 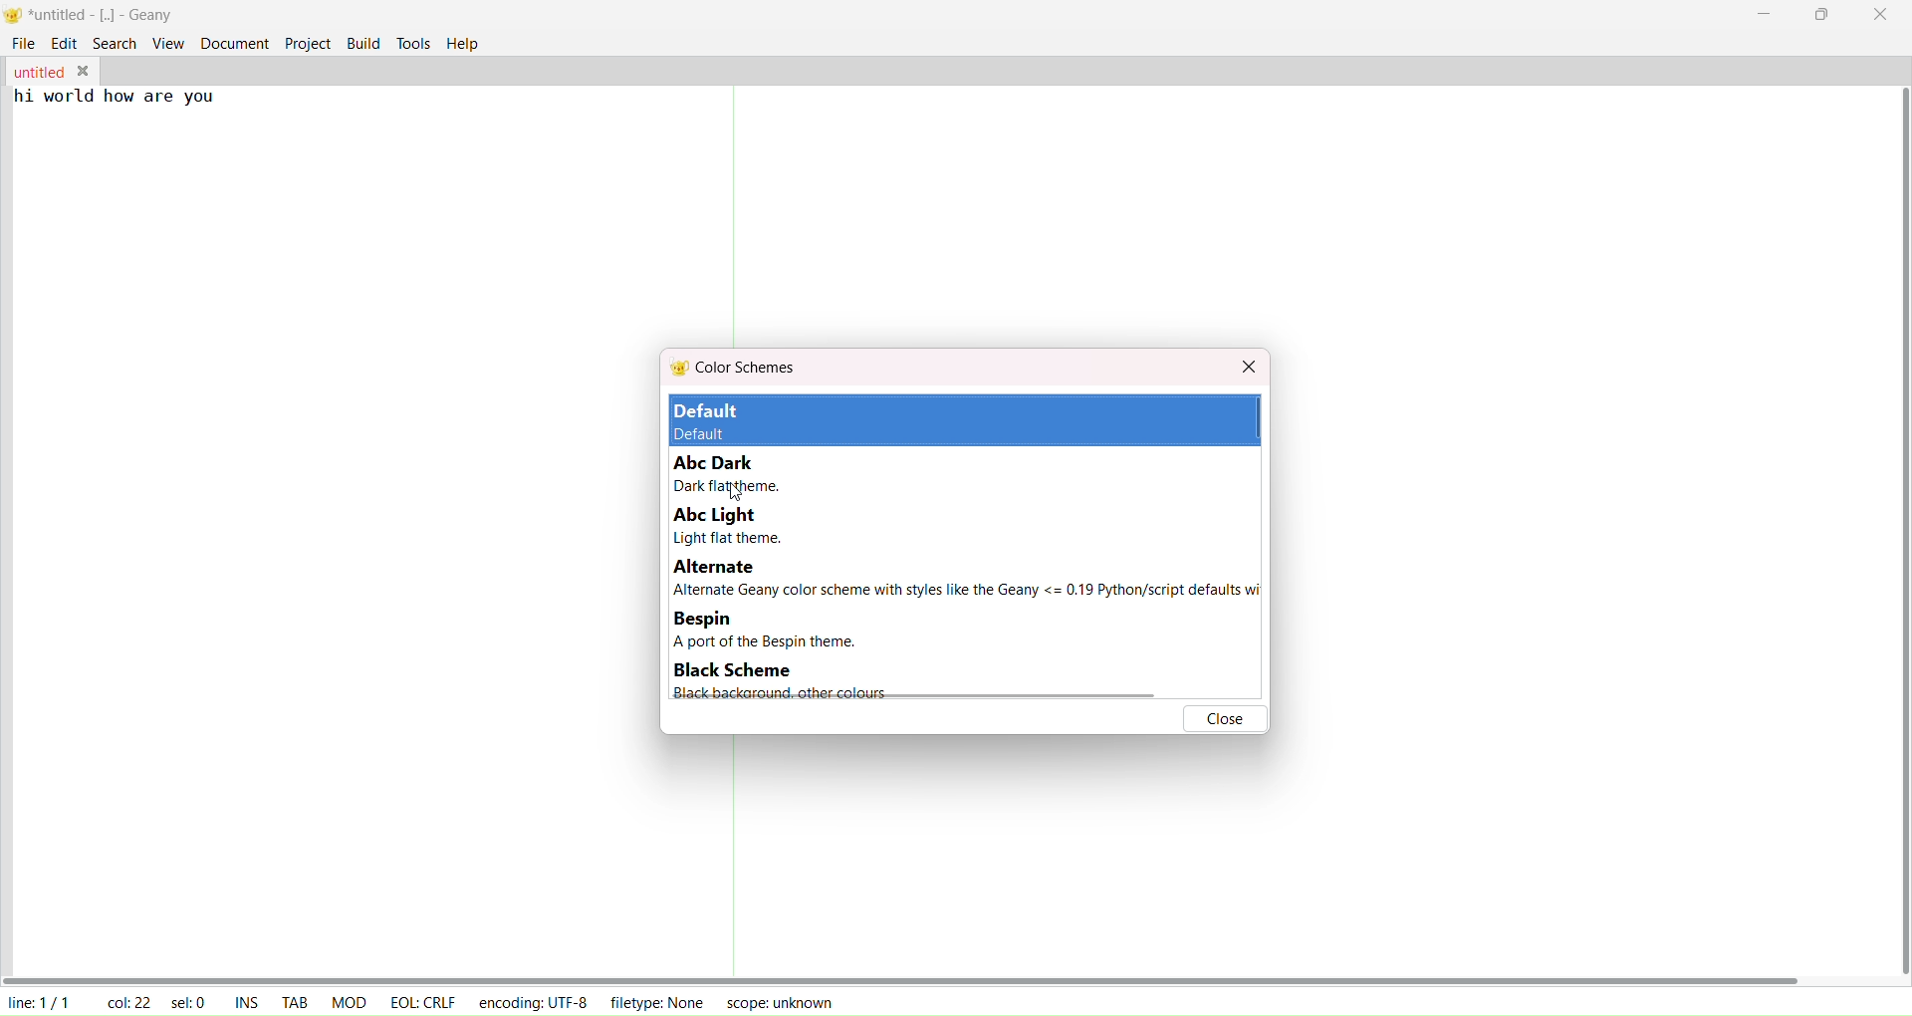 I want to click on default, so click(x=731, y=421).